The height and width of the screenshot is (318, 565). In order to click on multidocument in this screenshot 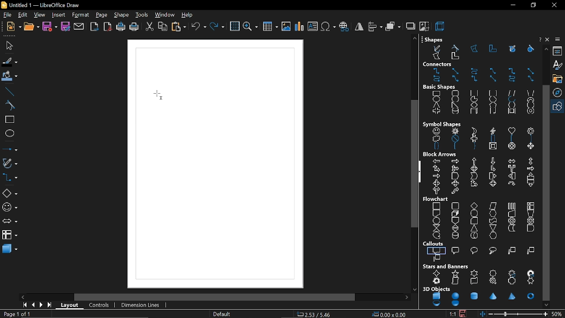, I will do `click(455, 213)`.